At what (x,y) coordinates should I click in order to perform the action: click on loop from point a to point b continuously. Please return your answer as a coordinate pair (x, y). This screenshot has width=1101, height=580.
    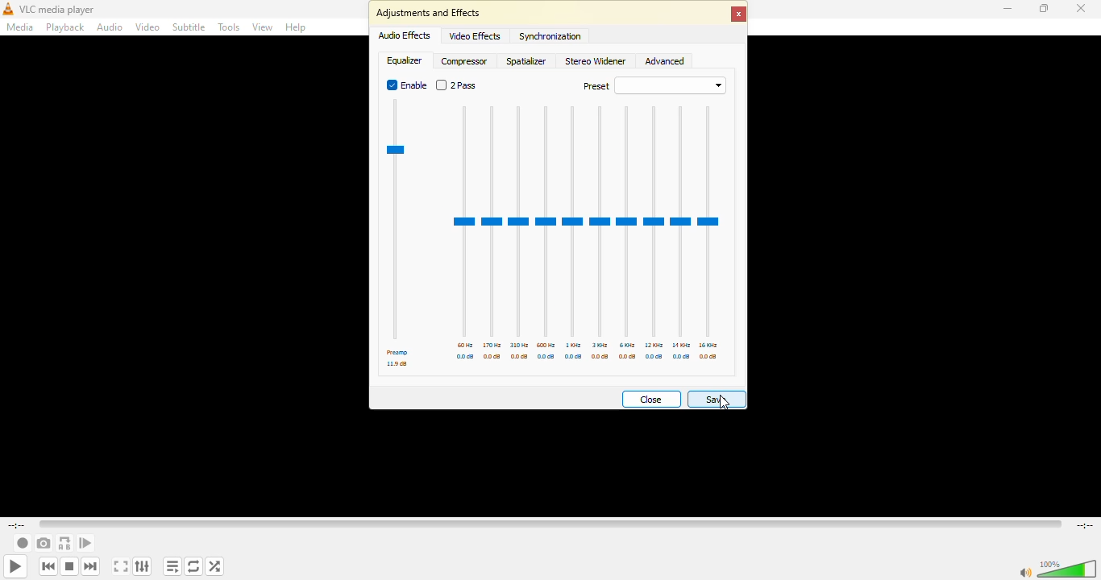
    Looking at the image, I should click on (64, 542).